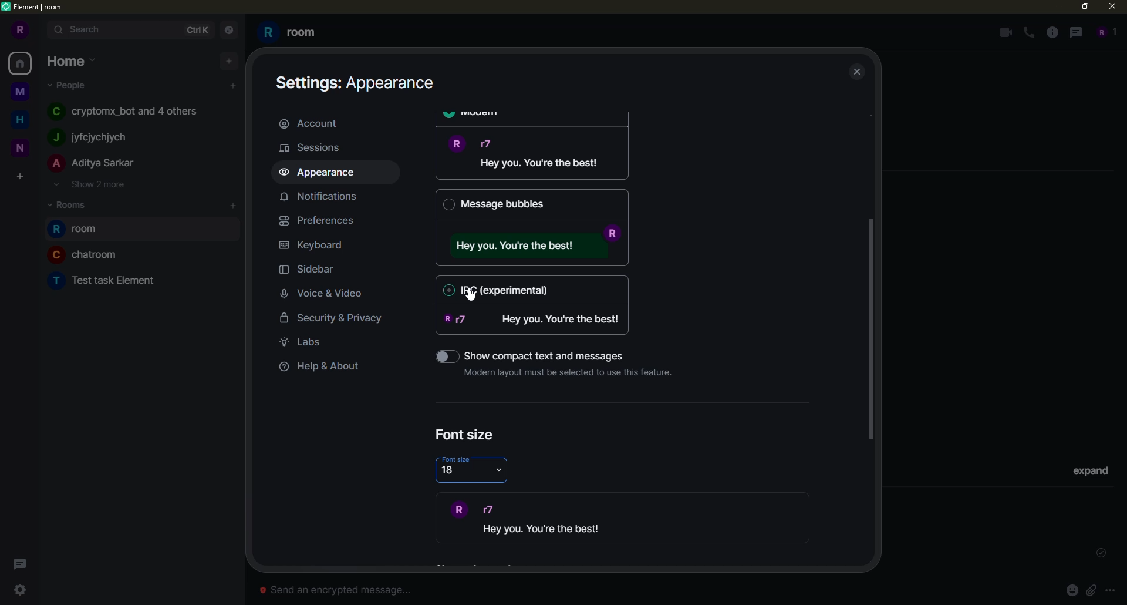 This screenshot has height=605, width=1127. Describe the element at coordinates (319, 220) in the screenshot. I see `preferences` at that location.